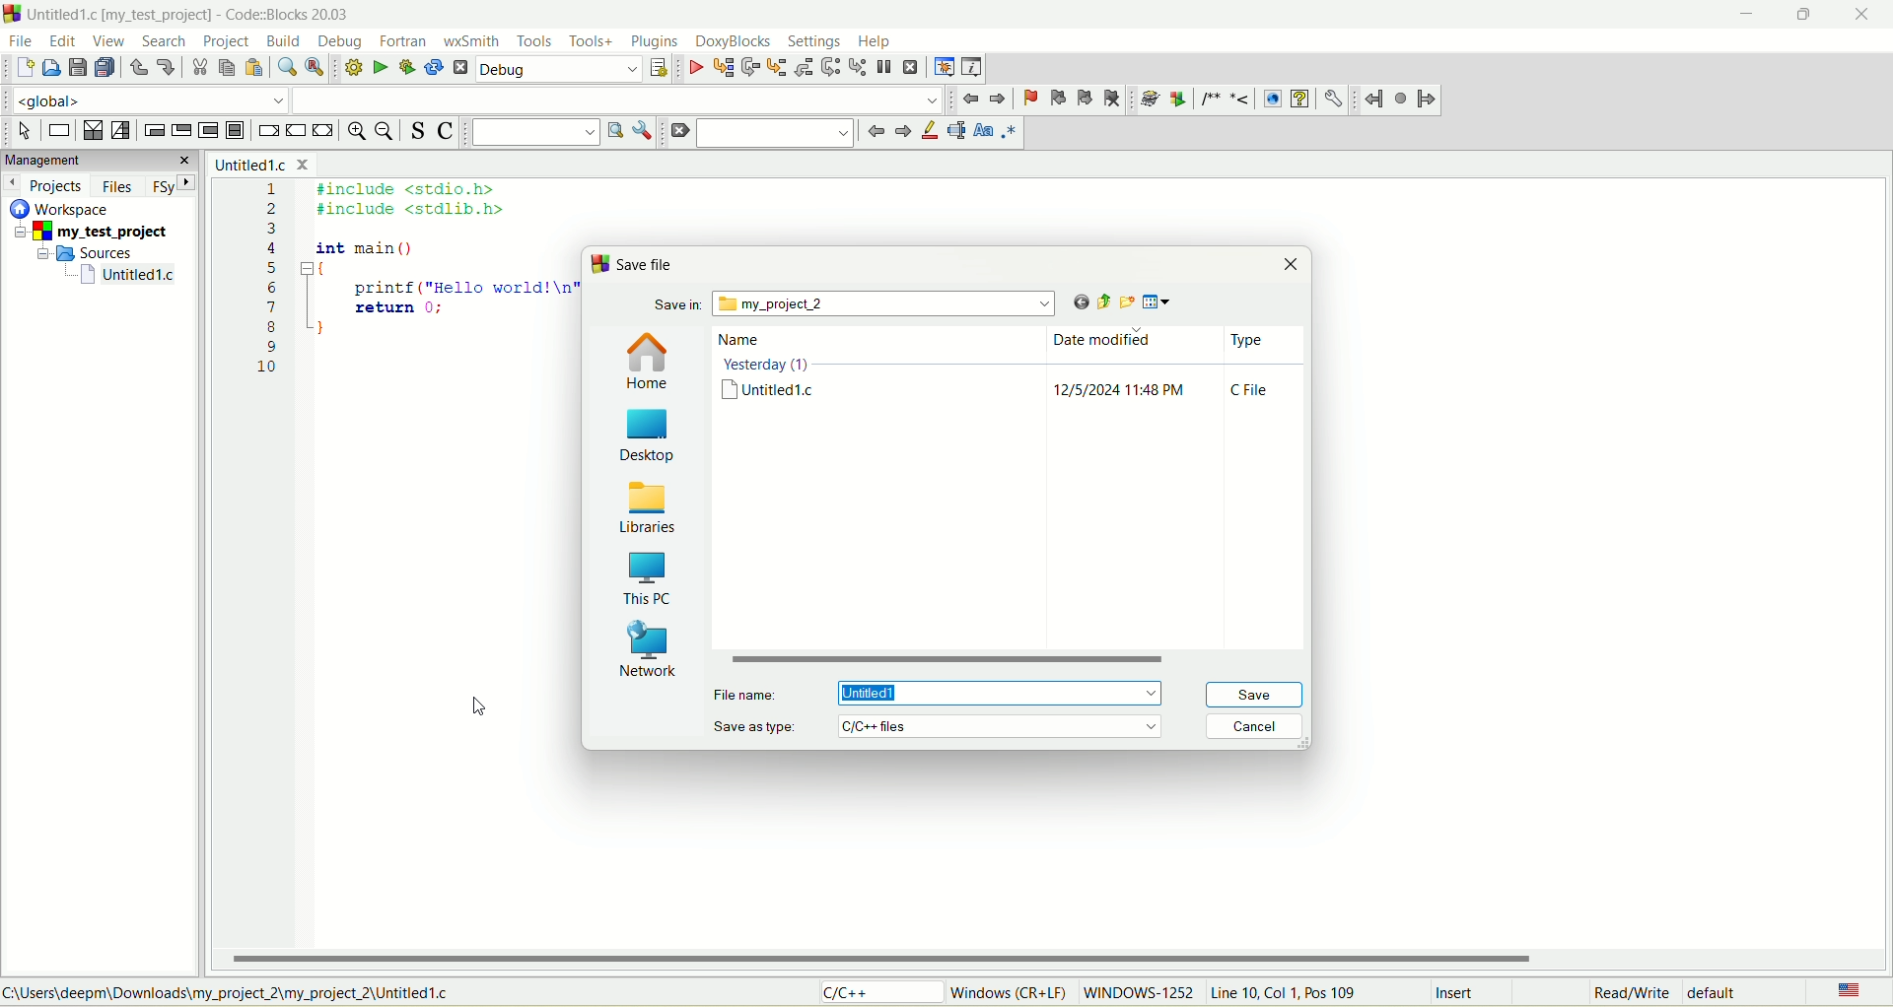  What do you see at coordinates (342, 41) in the screenshot?
I see `debug` at bounding box center [342, 41].